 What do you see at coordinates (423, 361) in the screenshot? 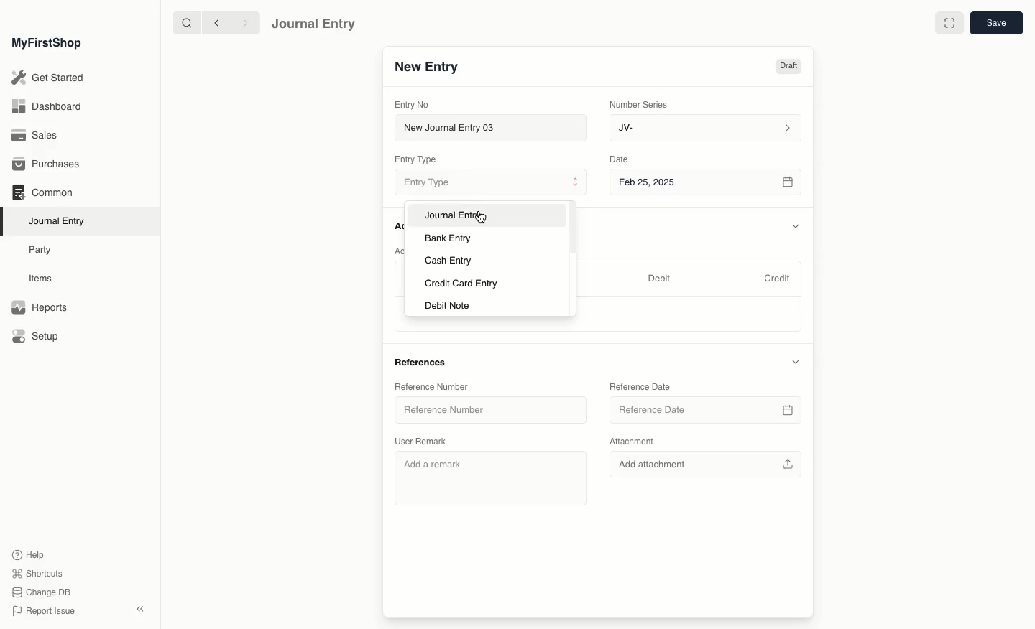
I see `References` at bounding box center [423, 361].